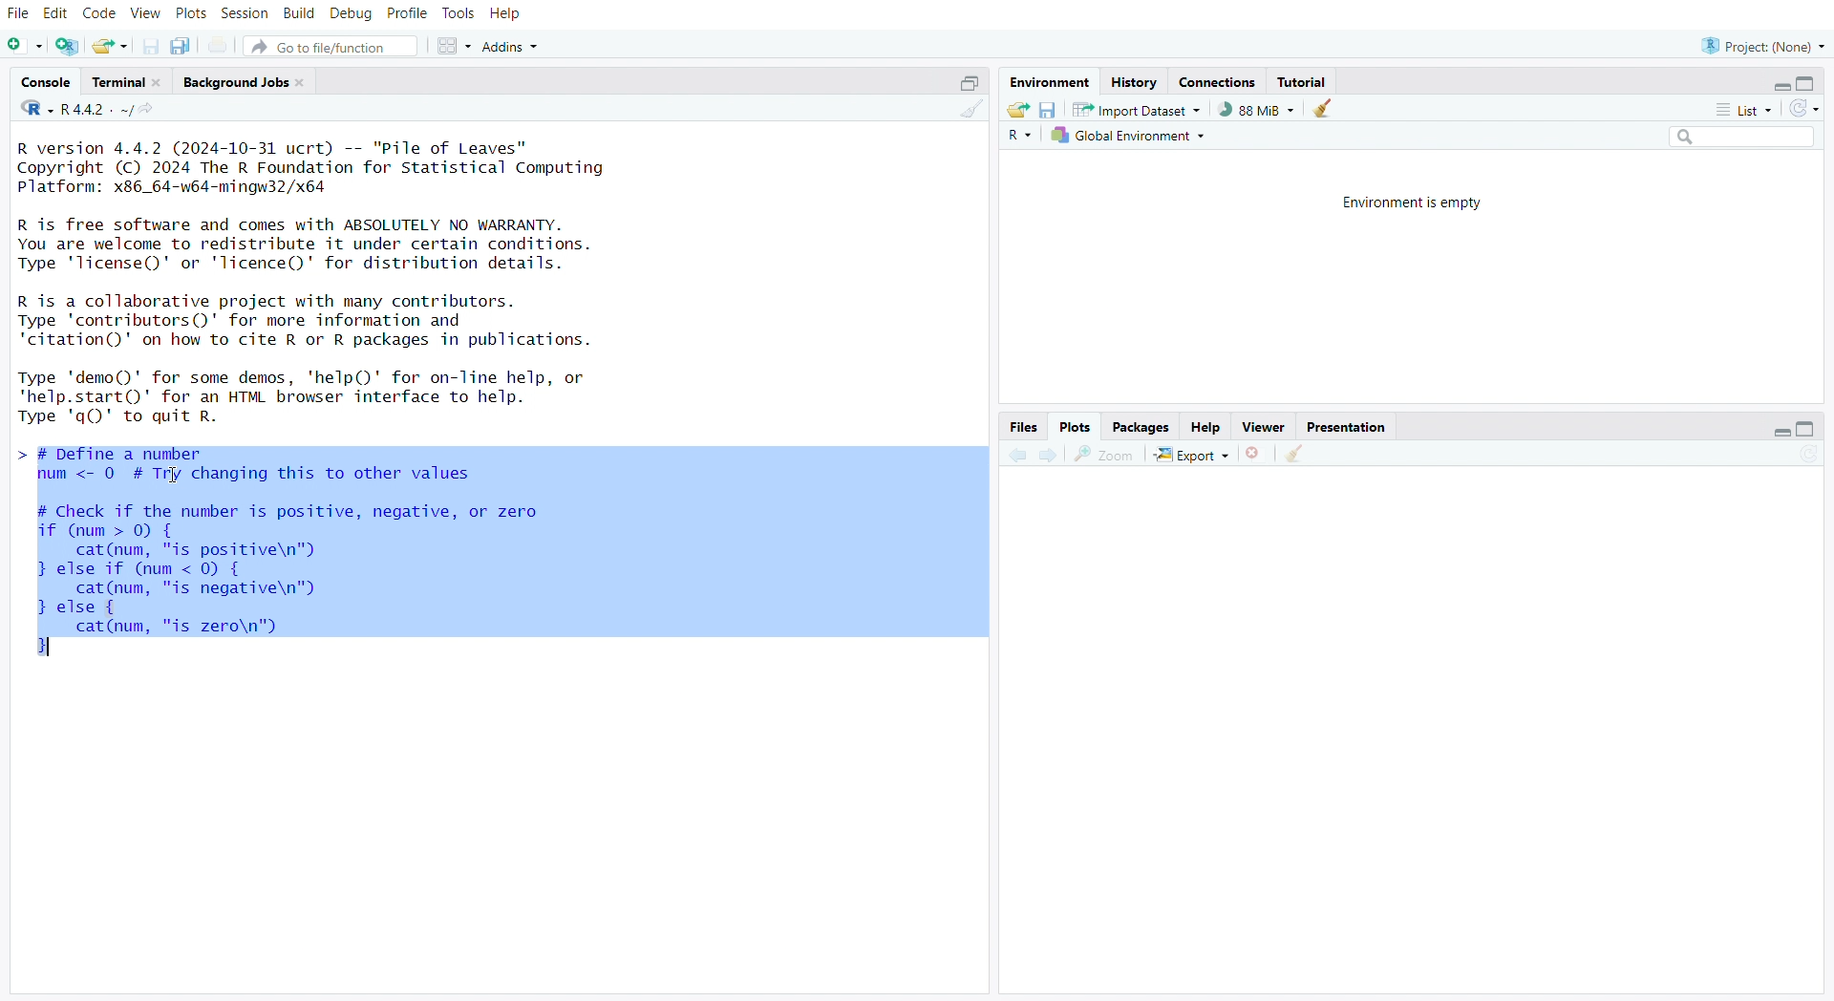 The height and width of the screenshot is (1001, 1834). What do you see at coordinates (1266, 428) in the screenshot?
I see `viewer` at bounding box center [1266, 428].